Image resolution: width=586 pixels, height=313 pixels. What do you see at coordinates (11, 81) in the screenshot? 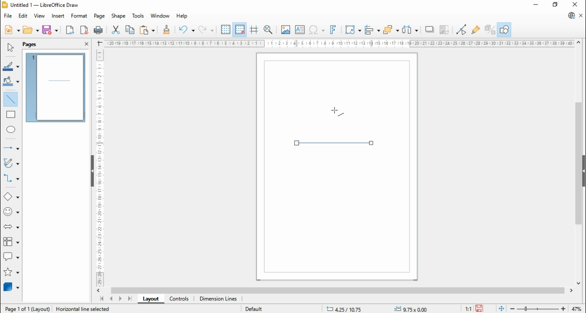
I see `fill color` at bounding box center [11, 81].